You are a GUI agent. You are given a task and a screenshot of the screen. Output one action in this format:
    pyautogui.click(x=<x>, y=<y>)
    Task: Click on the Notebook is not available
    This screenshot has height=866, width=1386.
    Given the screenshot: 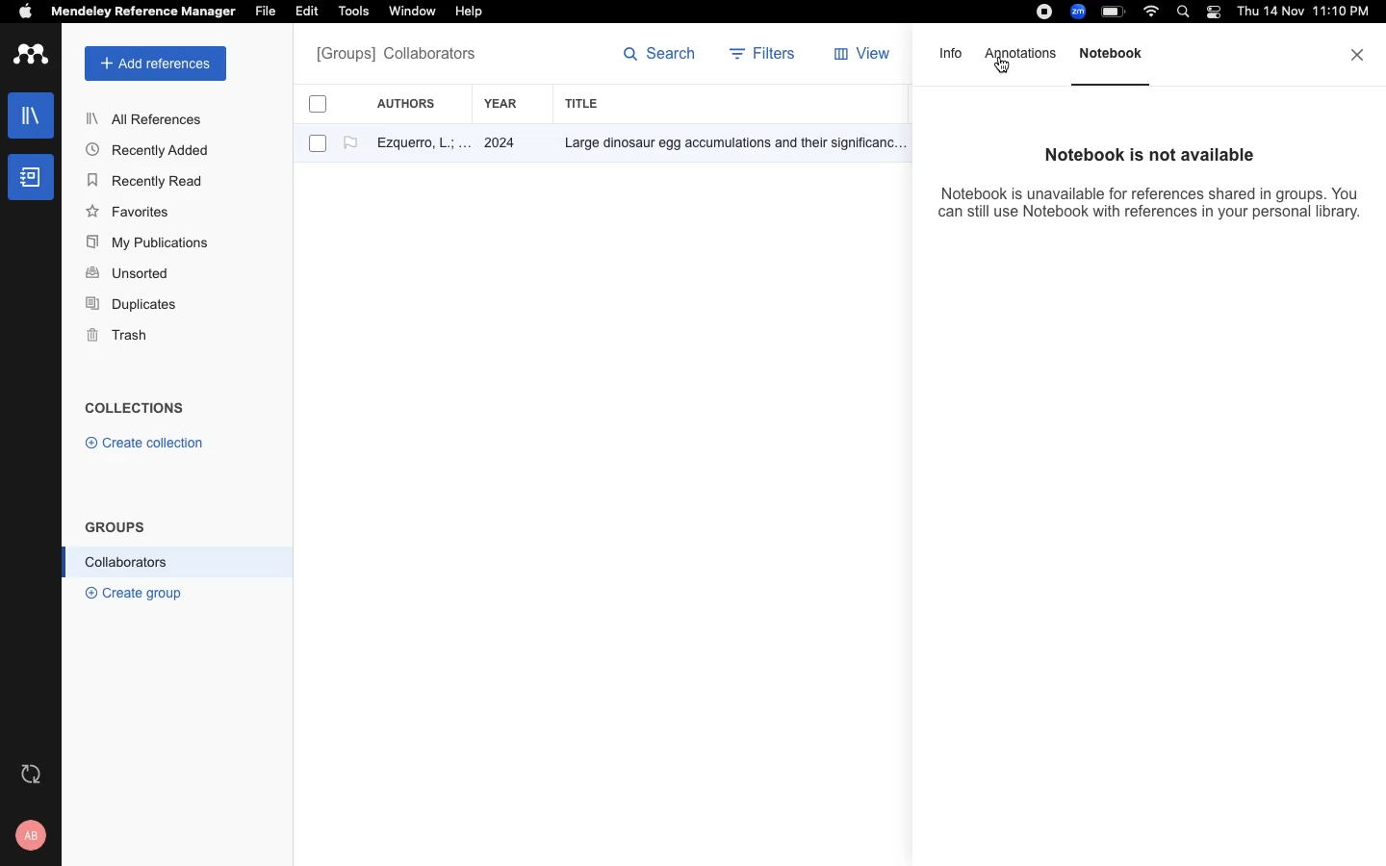 What is the action you would take?
    pyautogui.click(x=1142, y=155)
    